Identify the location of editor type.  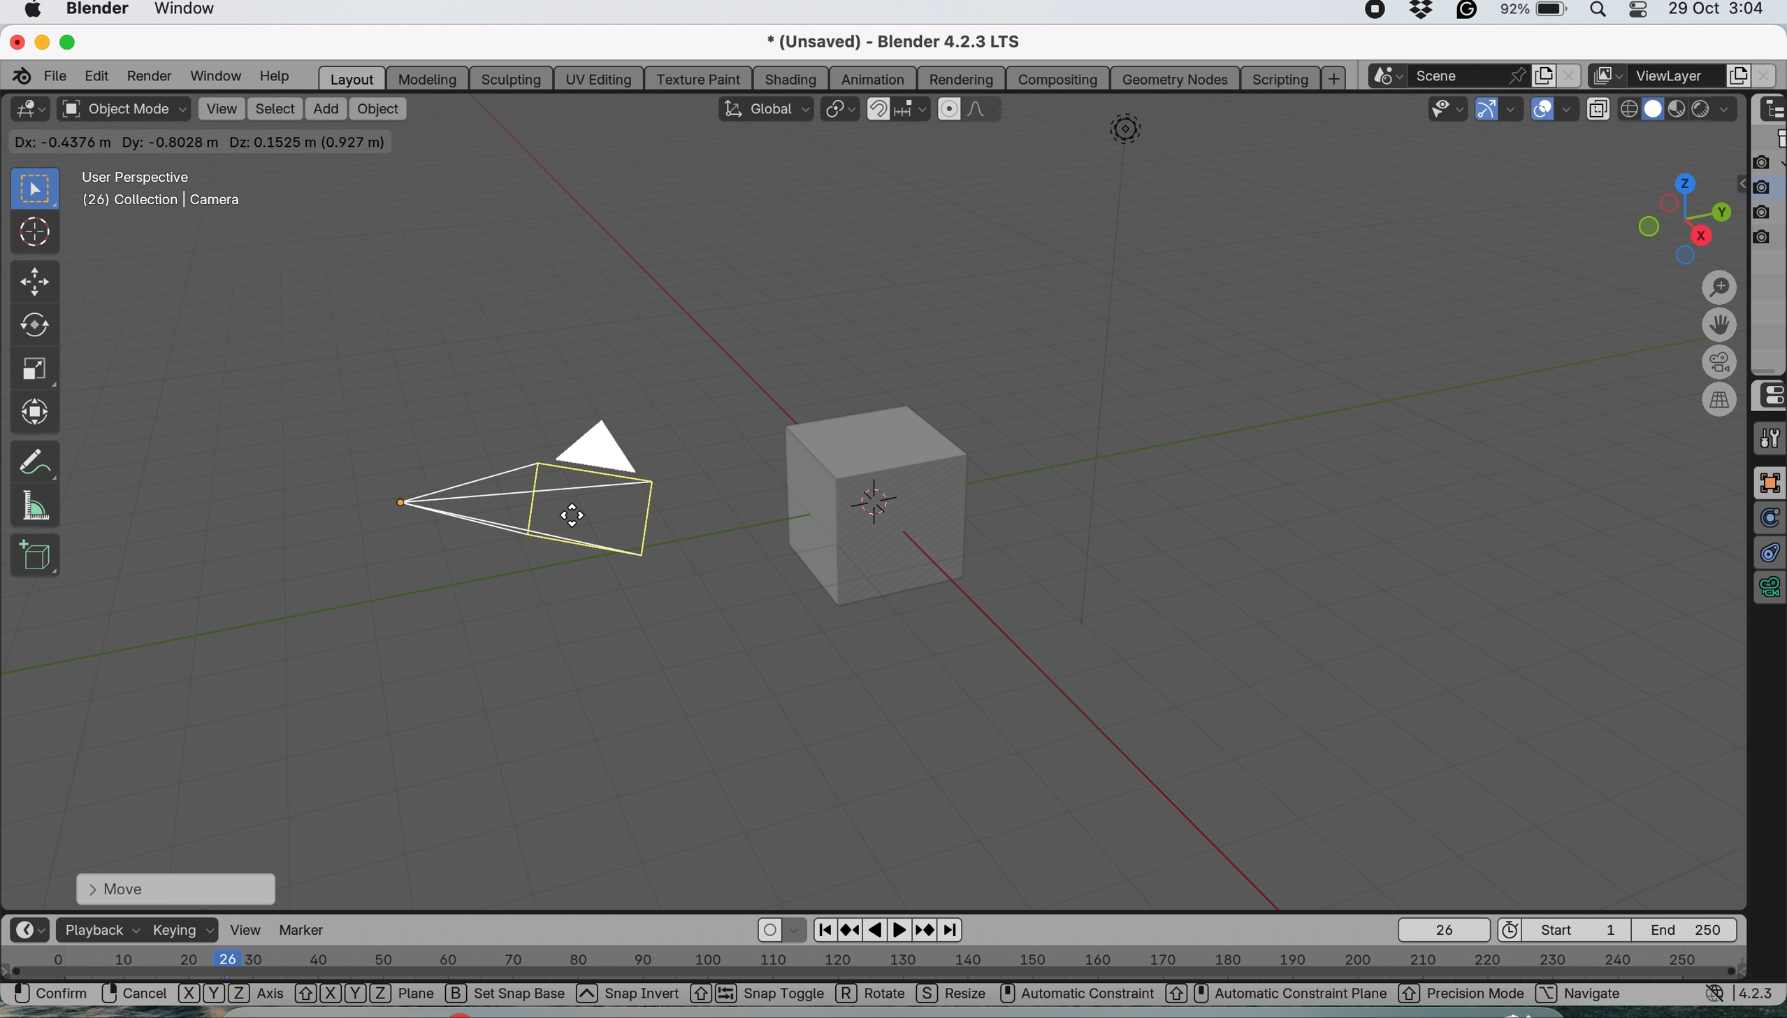
(29, 109).